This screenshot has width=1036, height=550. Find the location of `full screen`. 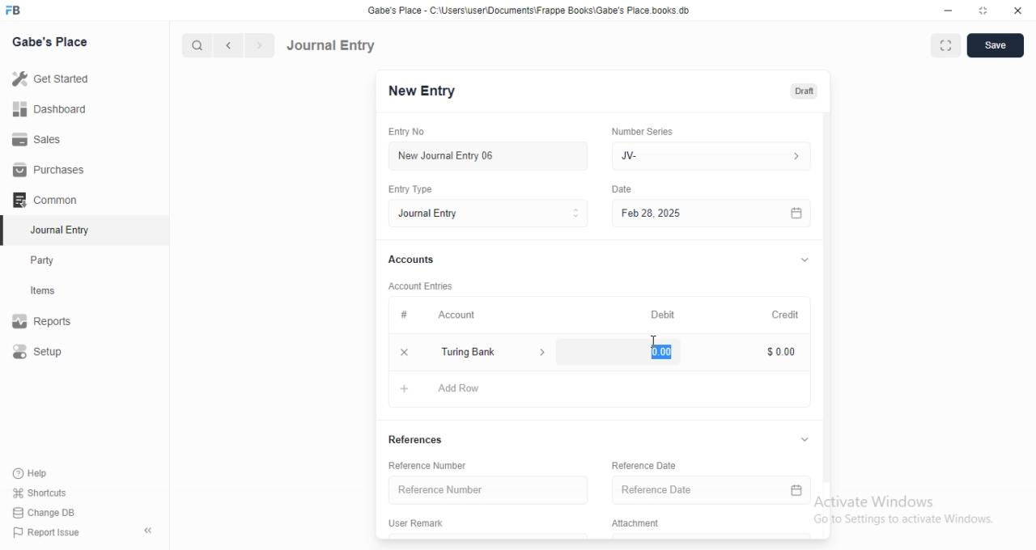

full screen is located at coordinates (949, 46).